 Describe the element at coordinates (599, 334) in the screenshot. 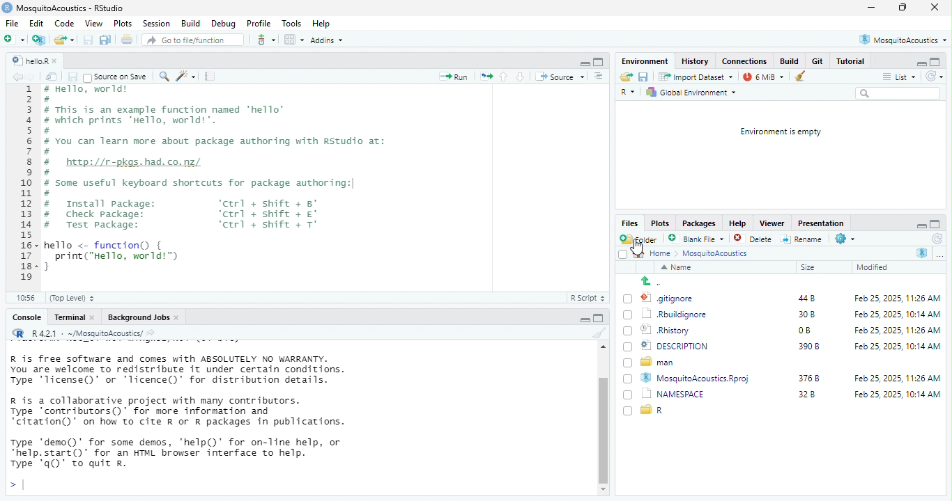

I see `clear console` at that location.